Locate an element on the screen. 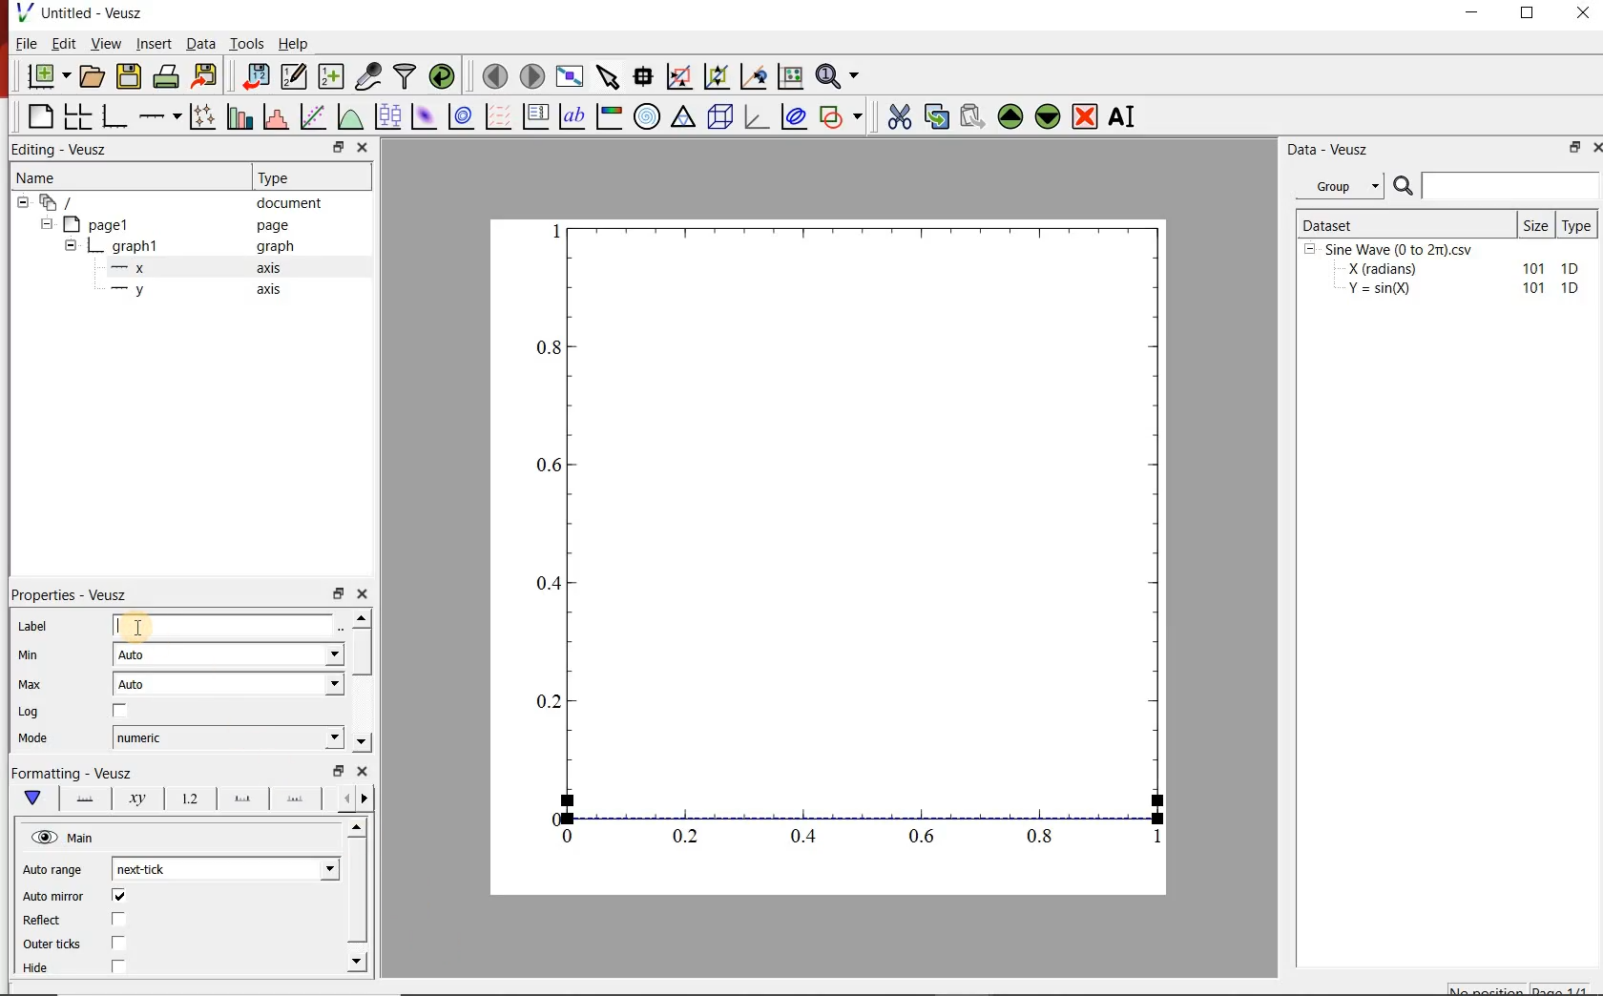  add an axis is located at coordinates (159, 116).